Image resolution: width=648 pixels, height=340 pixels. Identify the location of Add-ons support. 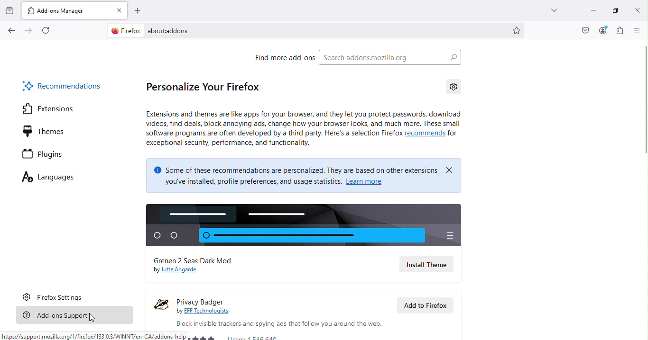
(77, 316).